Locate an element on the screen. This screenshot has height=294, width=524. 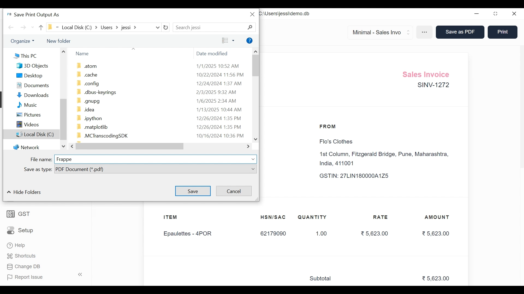
Flo's Clothes is located at coordinates (335, 142).